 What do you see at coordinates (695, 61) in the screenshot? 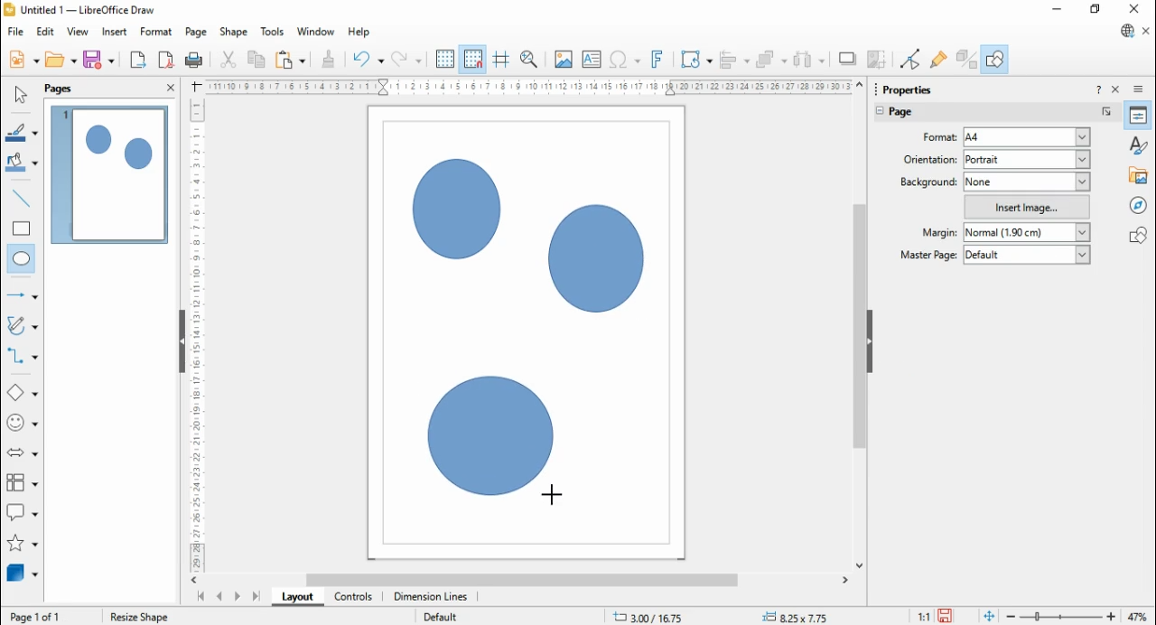
I see `transformations` at bounding box center [695, 61].